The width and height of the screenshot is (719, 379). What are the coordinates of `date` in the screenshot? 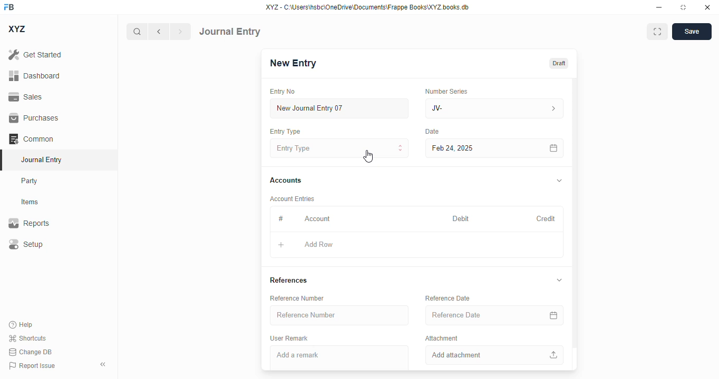 It's located at (432, 132).